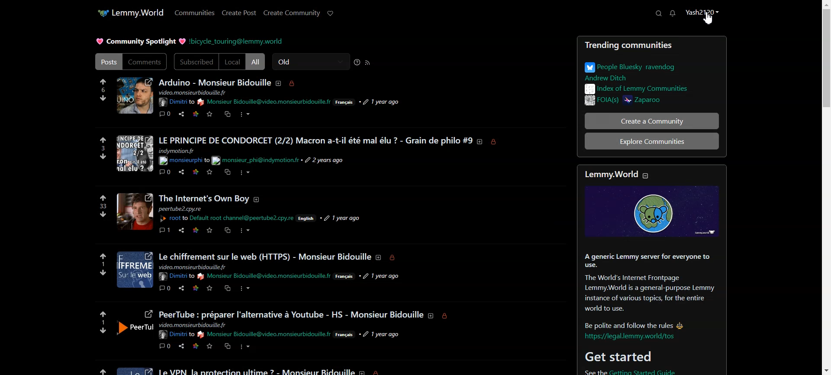  Describe the element at coordinates (134, 96) in the screenshot. I see `Profile Pic` at that location.